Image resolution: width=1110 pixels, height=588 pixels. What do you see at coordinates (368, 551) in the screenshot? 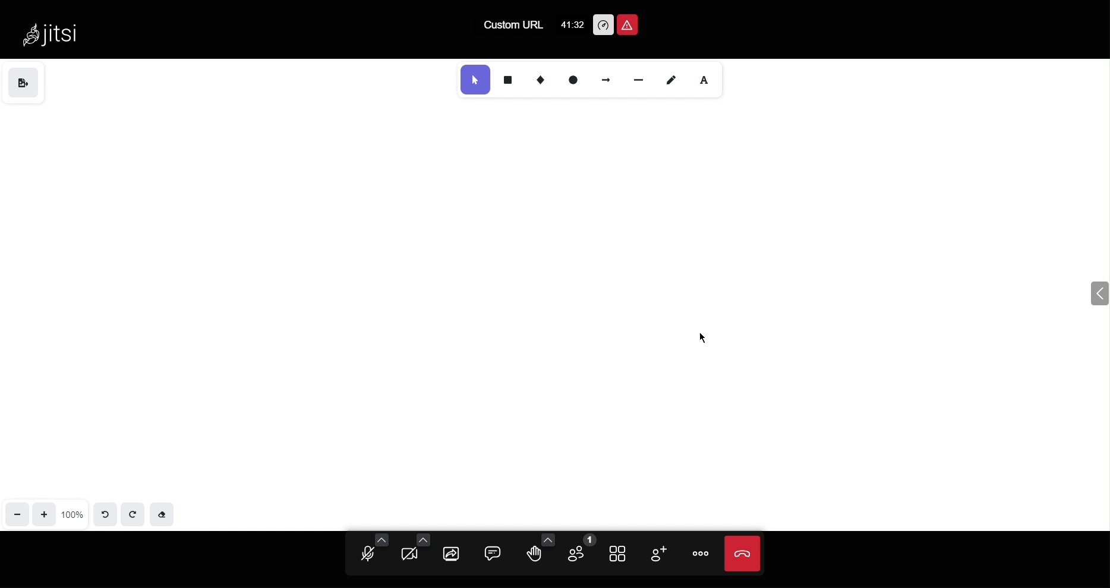
I see `Audio` at bounding box center [368, 551].